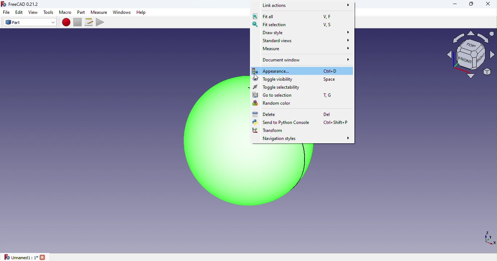 The width and height of the screenshot is (497, 261). I want to click on Execute Macros, so click(101, 22).